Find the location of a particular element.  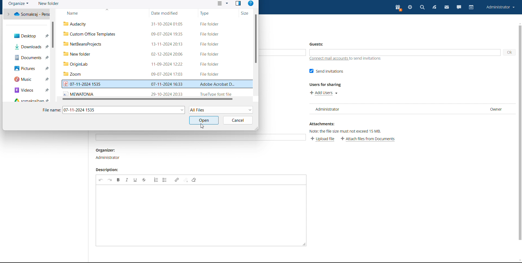

 is located at coordinates (153, 54).